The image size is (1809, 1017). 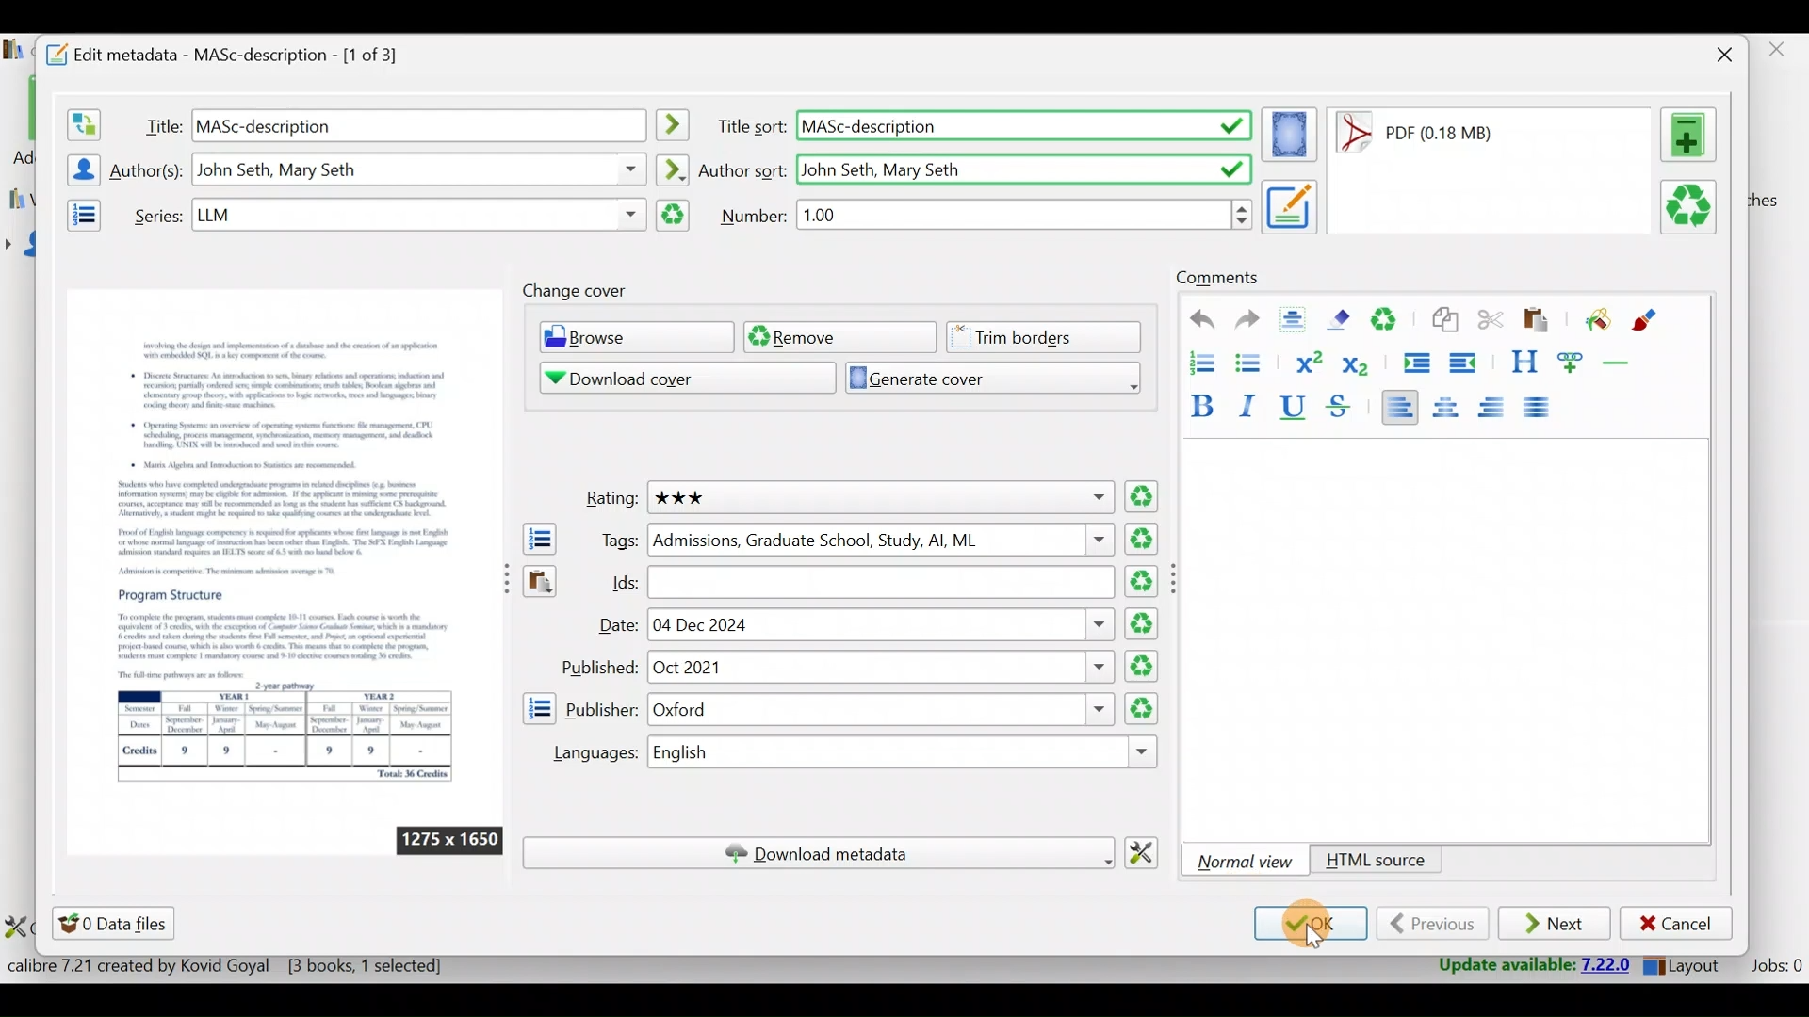 What do you see at coordinates (1524, 362) in the screenshot?
I see `Style` at bounding box center [1524, 362].